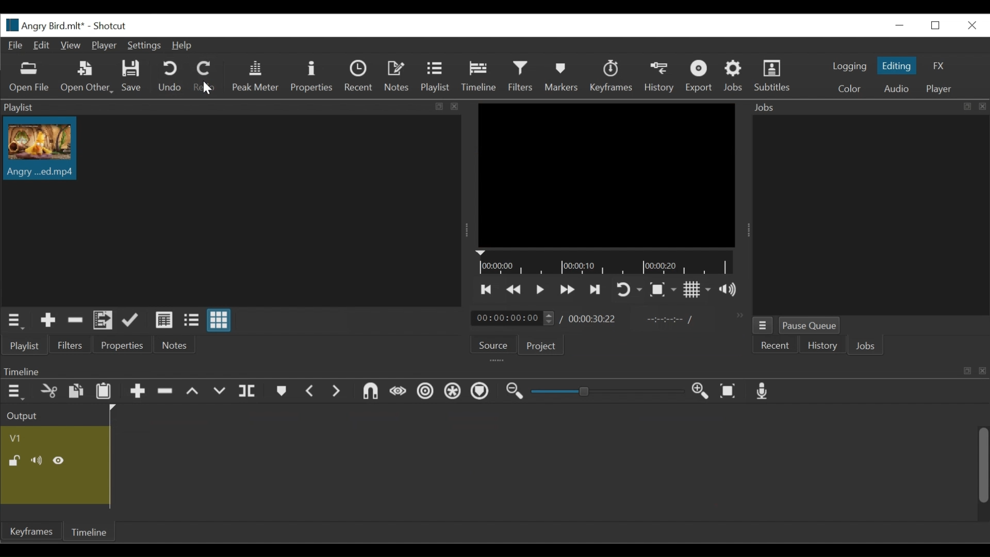 The height and width of the screenshot is (557, 990). I want to click on Settings, so click(143, 46).